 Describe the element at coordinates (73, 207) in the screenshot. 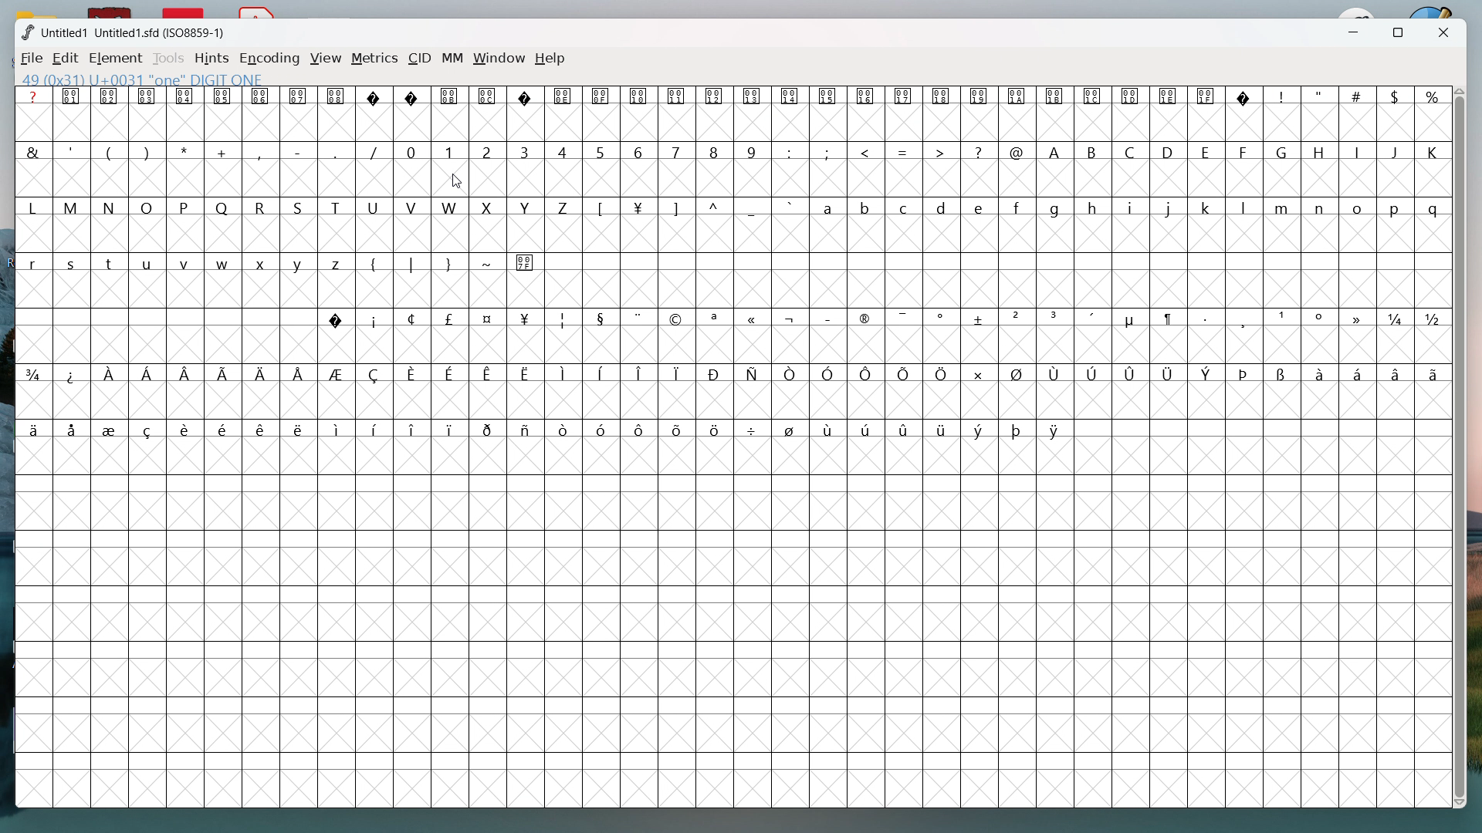

I see `M` at that location.